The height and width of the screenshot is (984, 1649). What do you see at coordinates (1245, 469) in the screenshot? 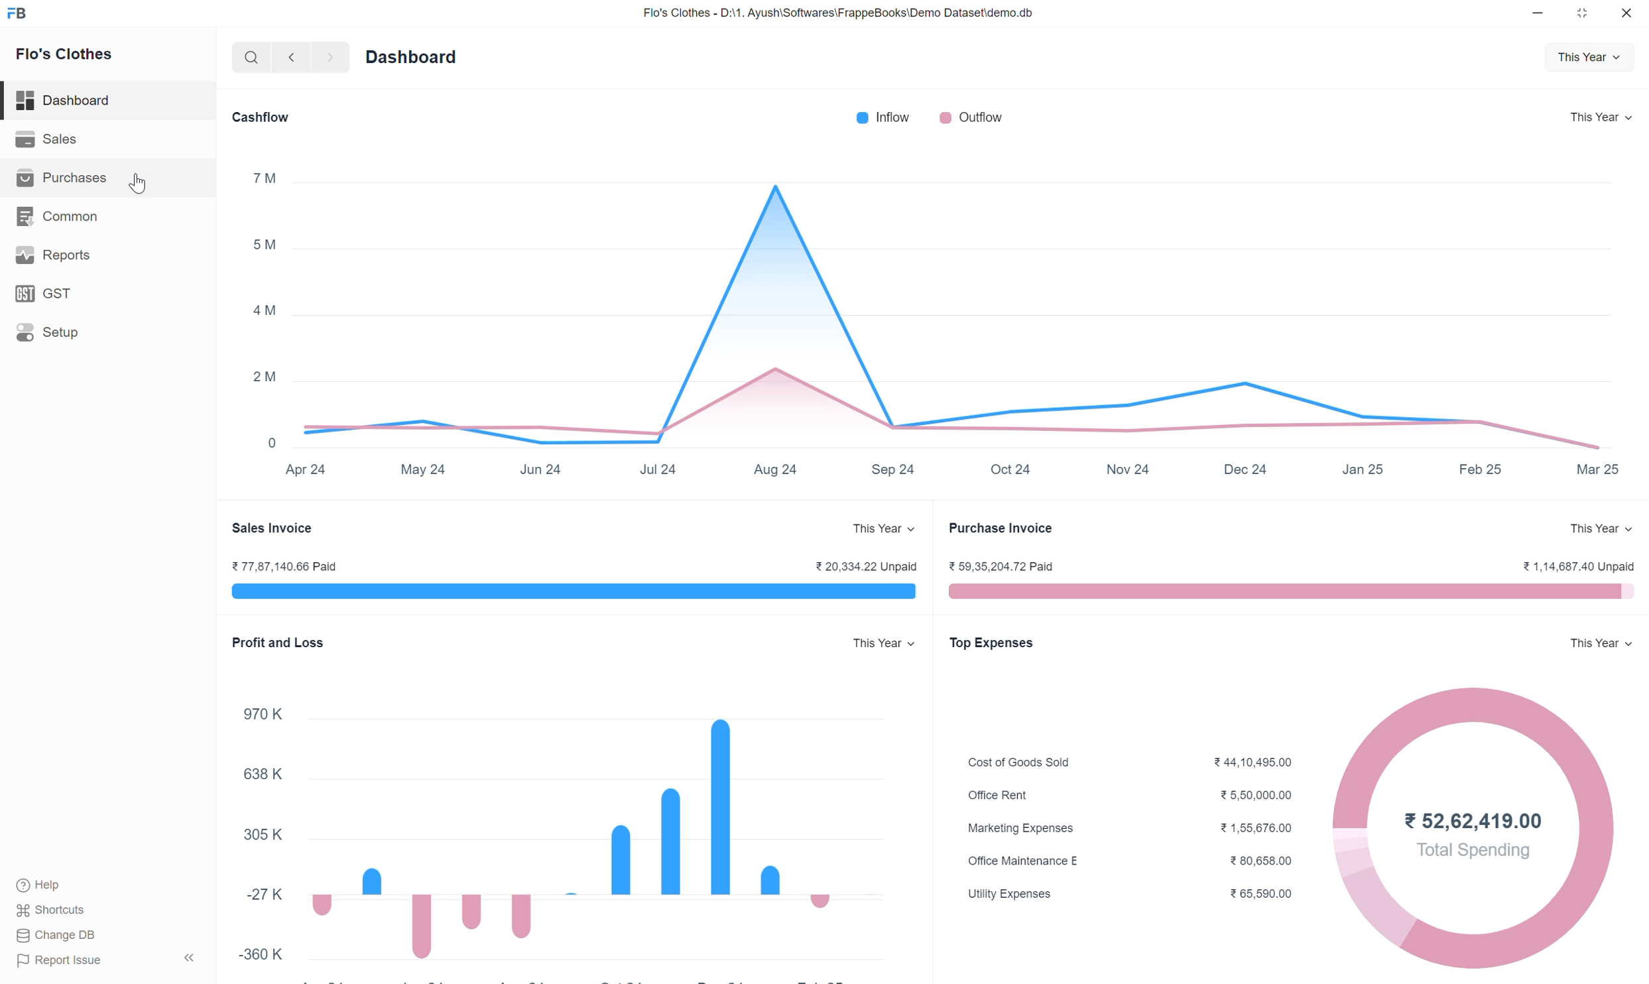
I see `Dec 24` at bounding box center [1245, 469].